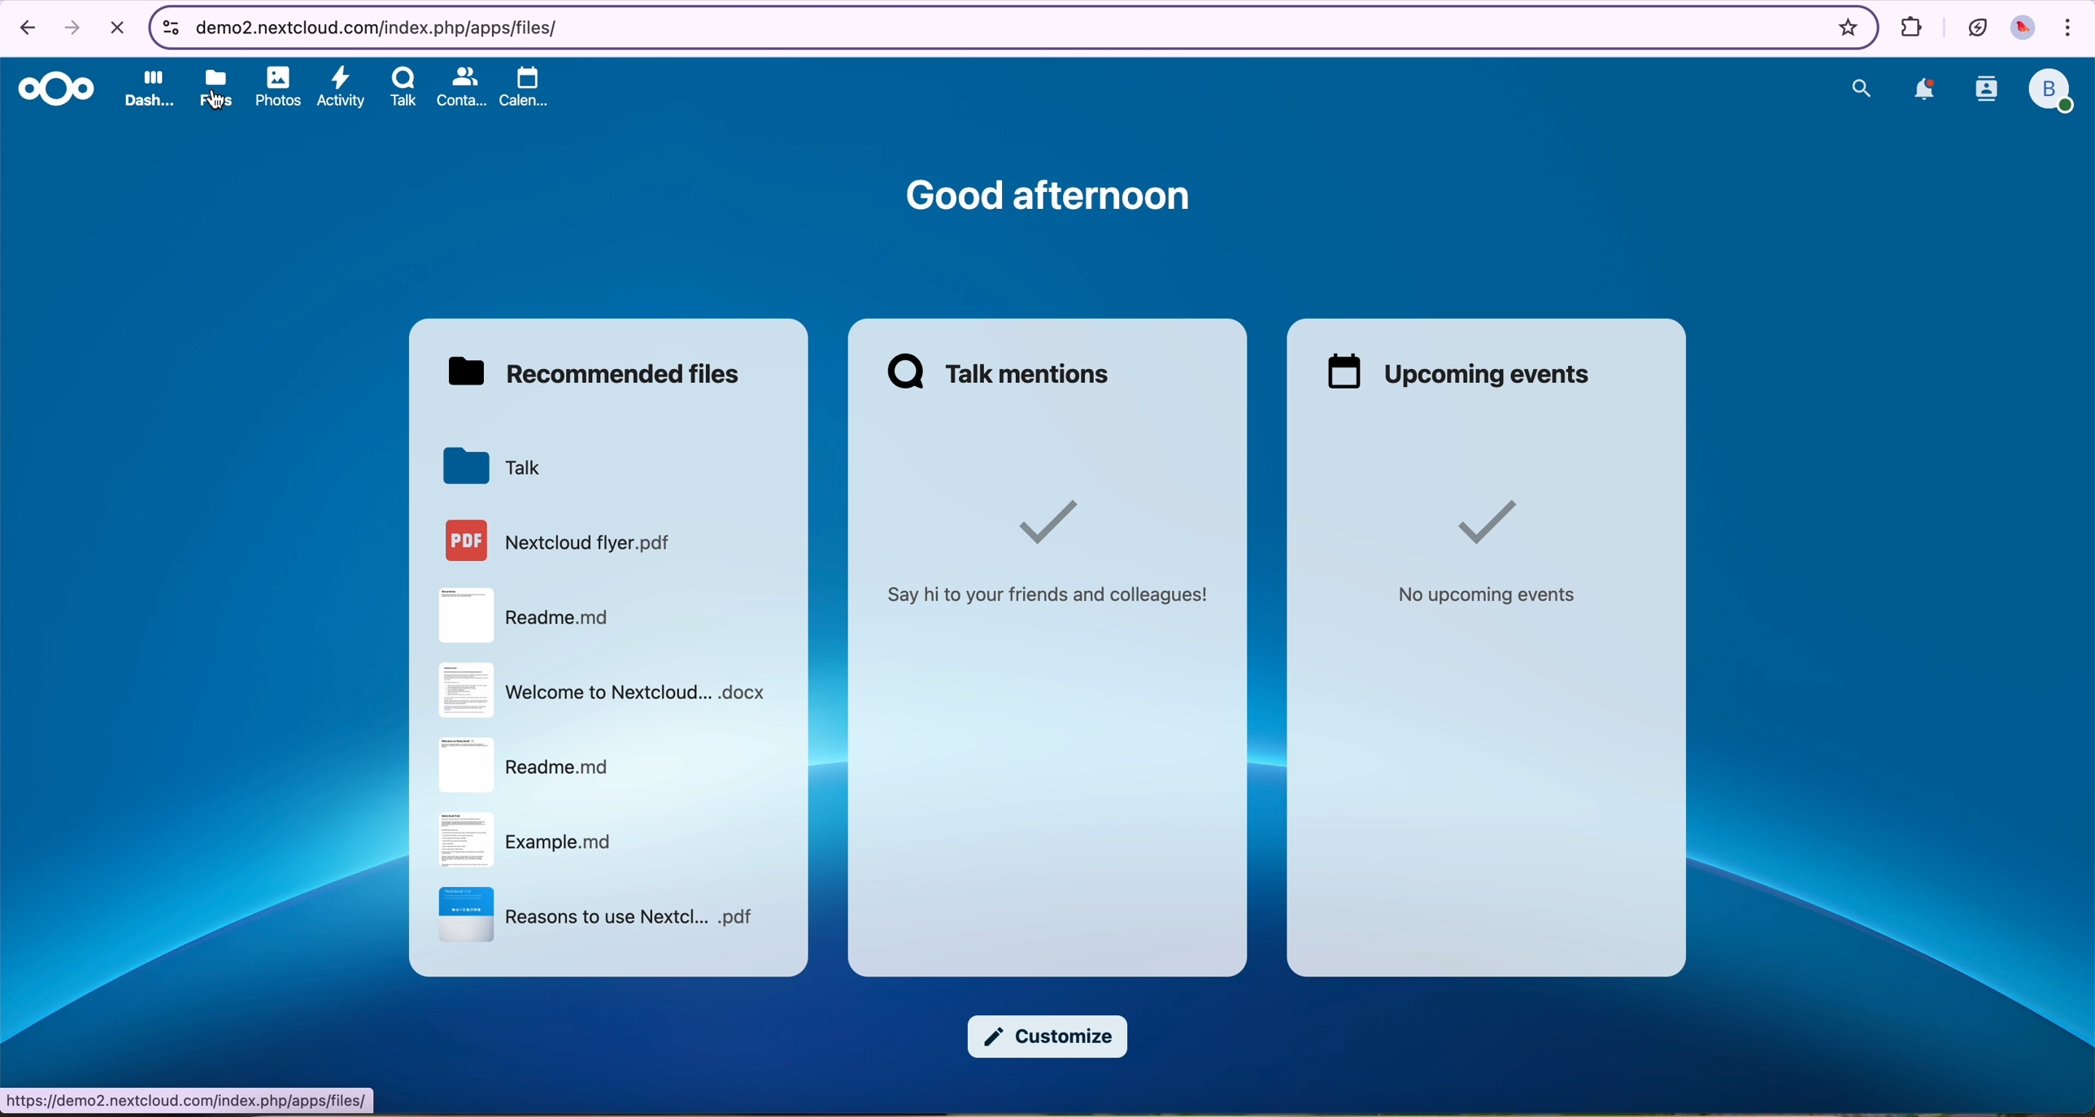 The height and width of the screenshot is (1117, 2095). What do you see at coordinates (1845, 27) in the screenshot?
I see `favorites` at bounding box center [1845, 27].